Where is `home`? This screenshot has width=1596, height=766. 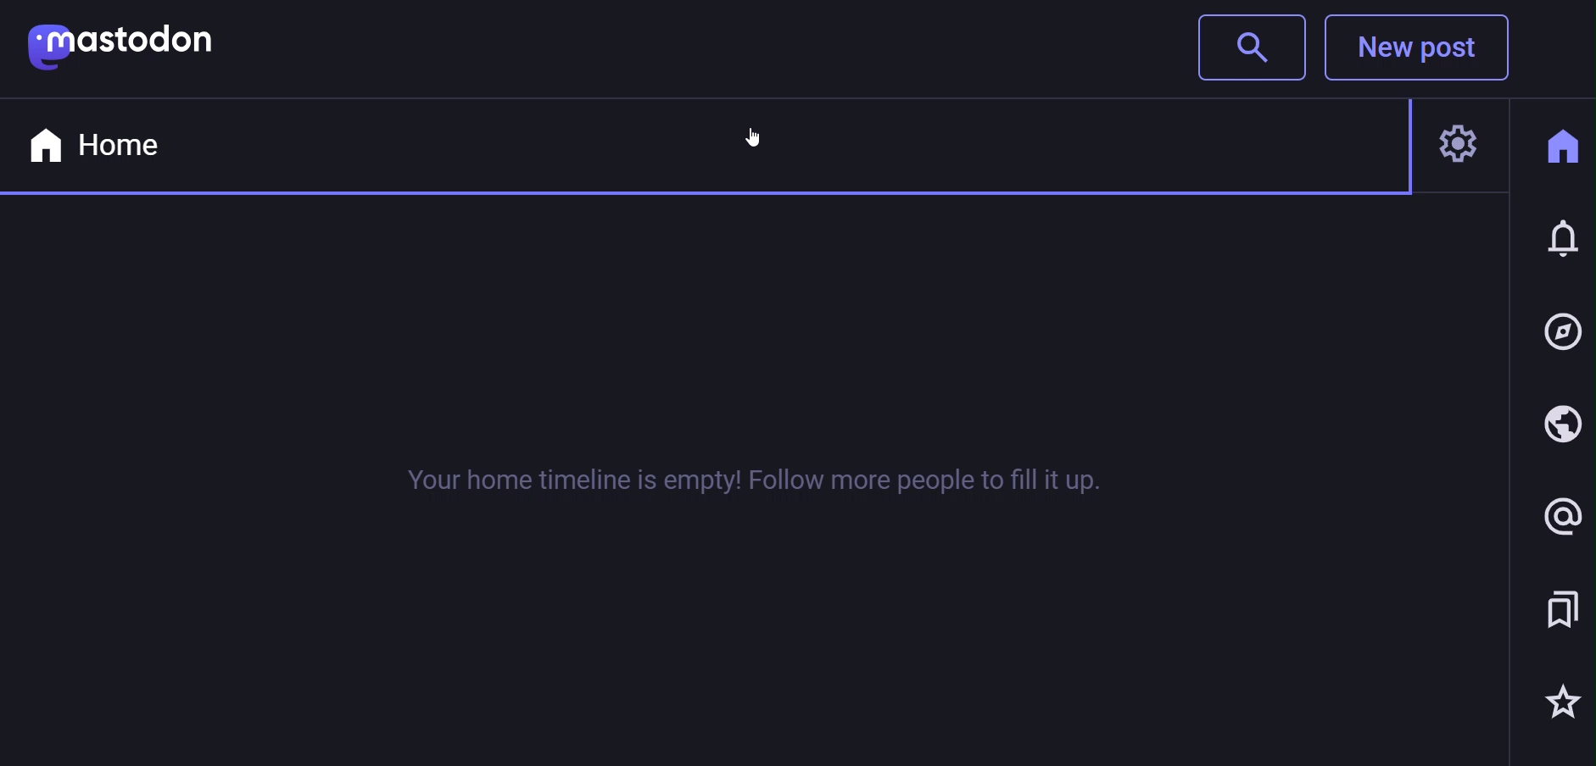 home is located at coordinates (1560, 145).